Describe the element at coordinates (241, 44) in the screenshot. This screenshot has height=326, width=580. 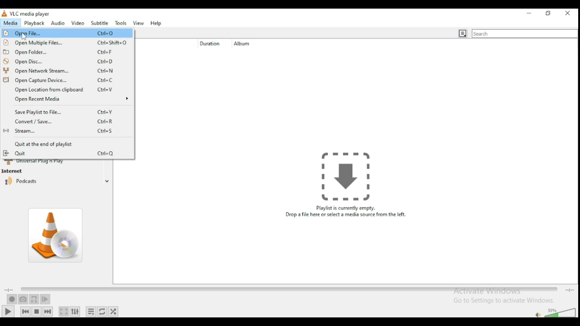
I see `album` at that location.